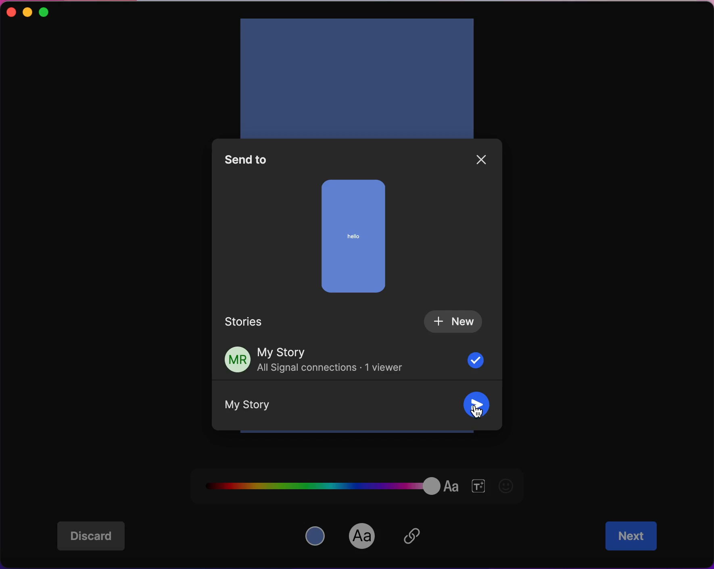 The height and width of the screenshot is (569, 714). What do you see at coordinates (499, 278) in the screenshot?
I see `vertical scroll bar` at bounding box center [499, 278].